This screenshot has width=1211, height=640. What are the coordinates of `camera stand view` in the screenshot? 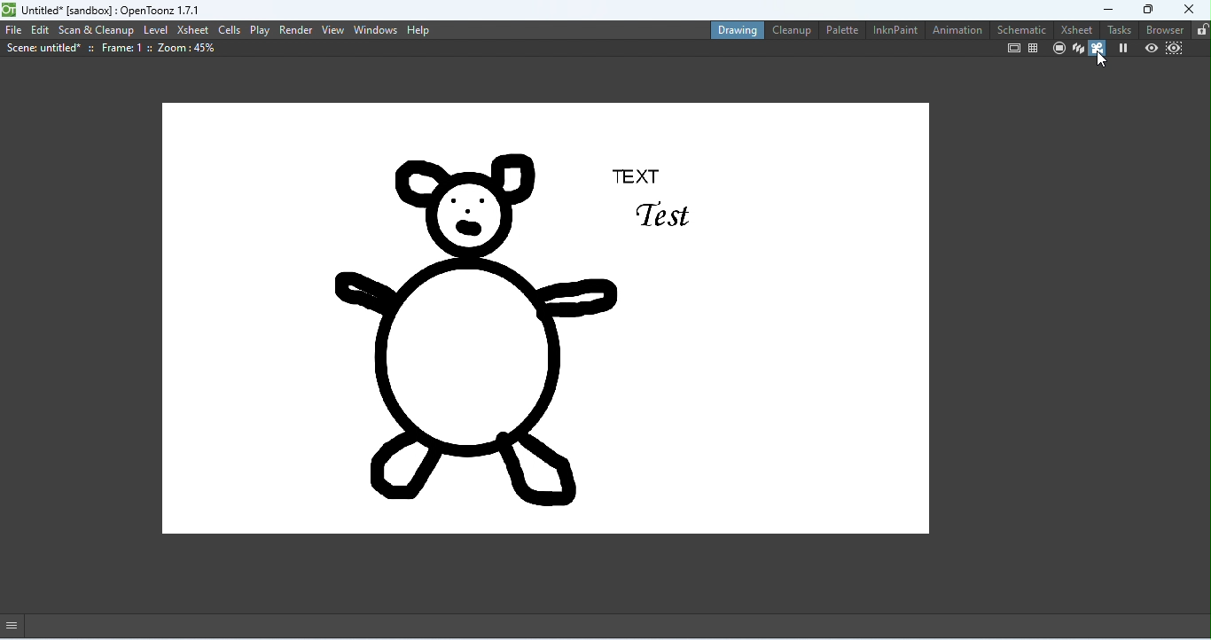 It's located at (1056, 49).